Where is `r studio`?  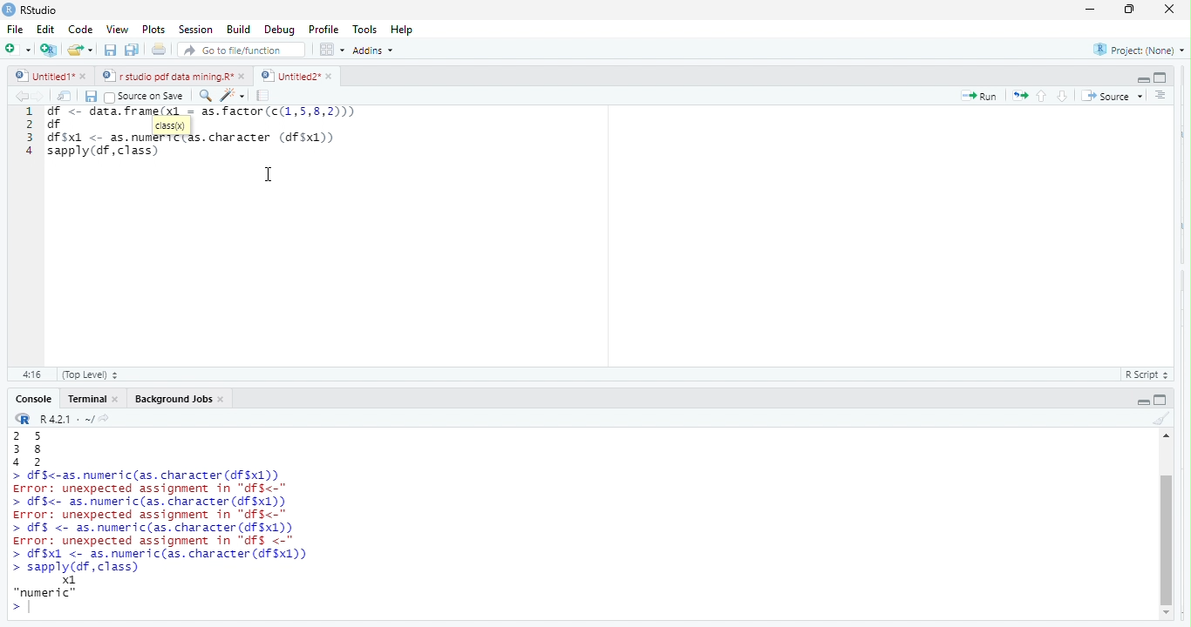 r studio is located at coordinates (40, 10).